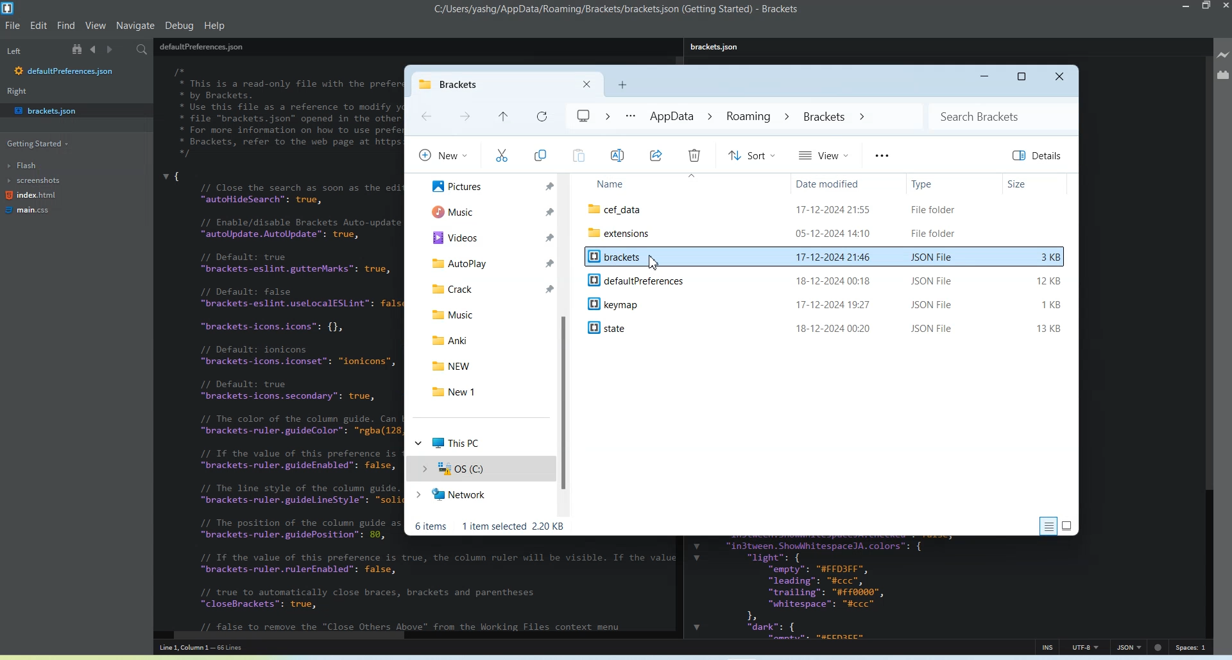  Describe the element at coordinates (952, 184) in the screenshot. I see `Type` at that location.